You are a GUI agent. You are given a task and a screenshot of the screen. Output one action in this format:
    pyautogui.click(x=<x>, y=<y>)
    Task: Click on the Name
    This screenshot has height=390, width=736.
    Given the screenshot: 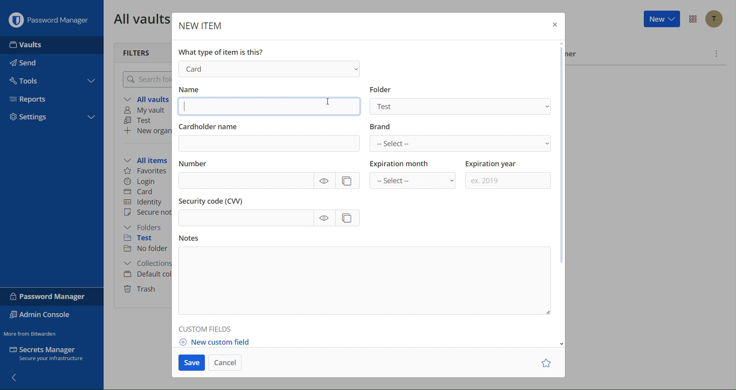 What is the action you would take?
    pyautogui.click(x=190, y=90)
    